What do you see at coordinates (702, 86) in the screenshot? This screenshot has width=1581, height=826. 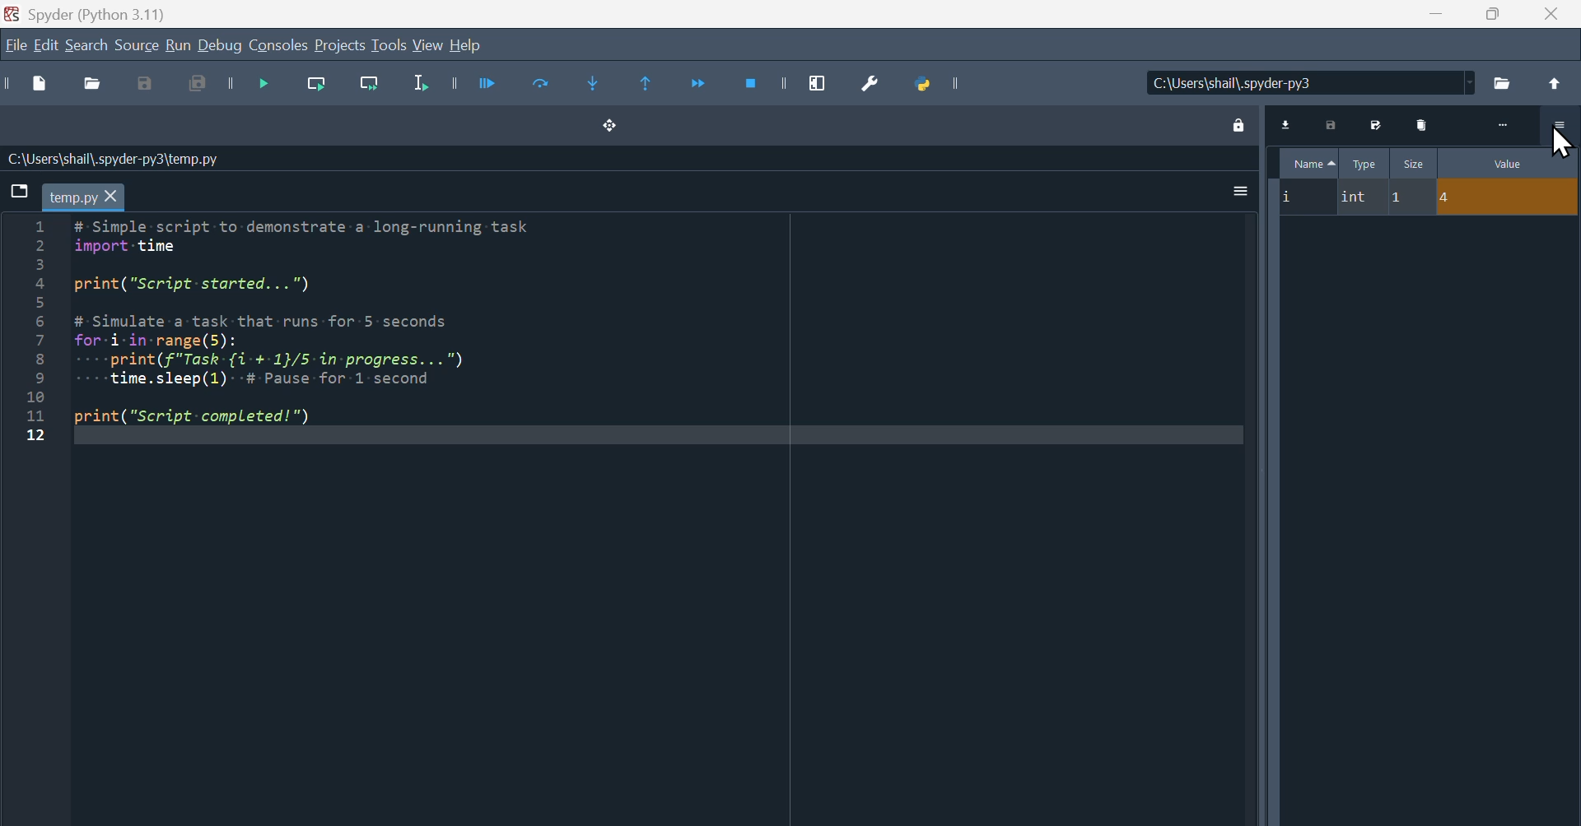 I see `Continue execution until next function` at bounding box center [702, 86].